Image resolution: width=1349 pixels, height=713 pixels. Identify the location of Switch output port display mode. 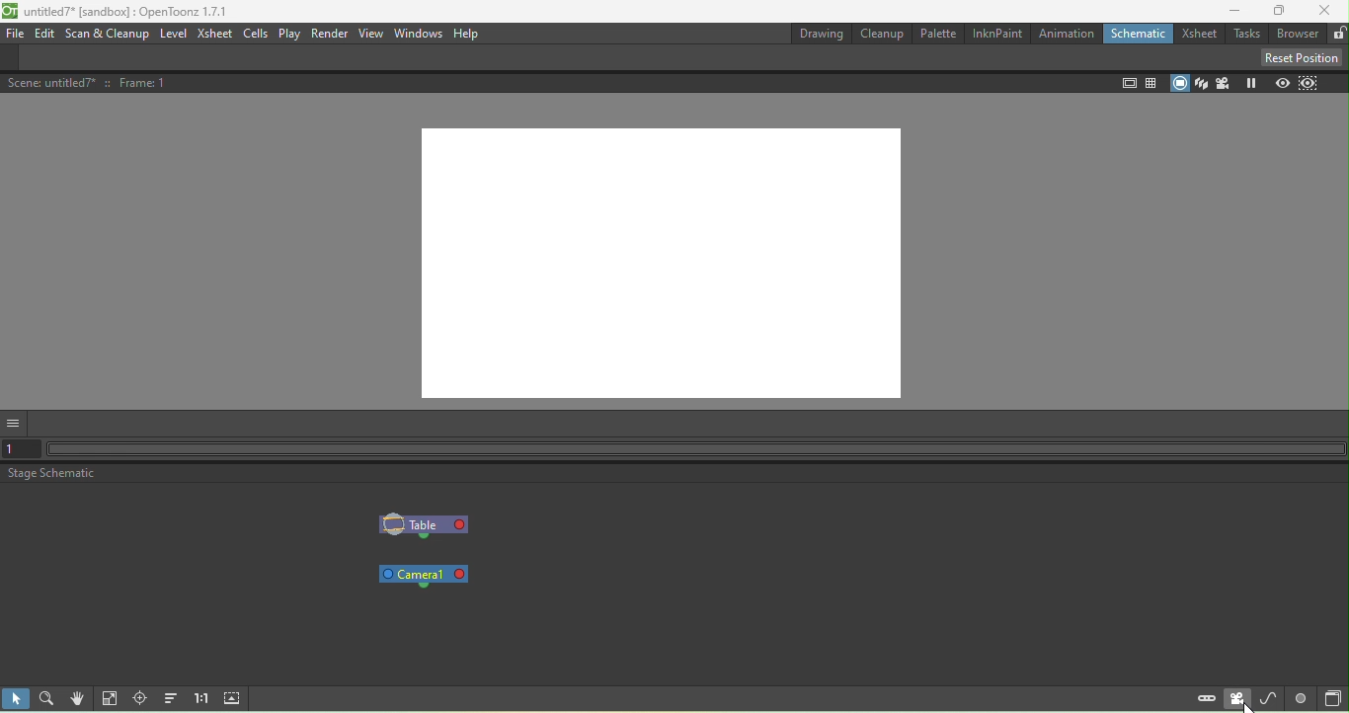
(1300, 698).